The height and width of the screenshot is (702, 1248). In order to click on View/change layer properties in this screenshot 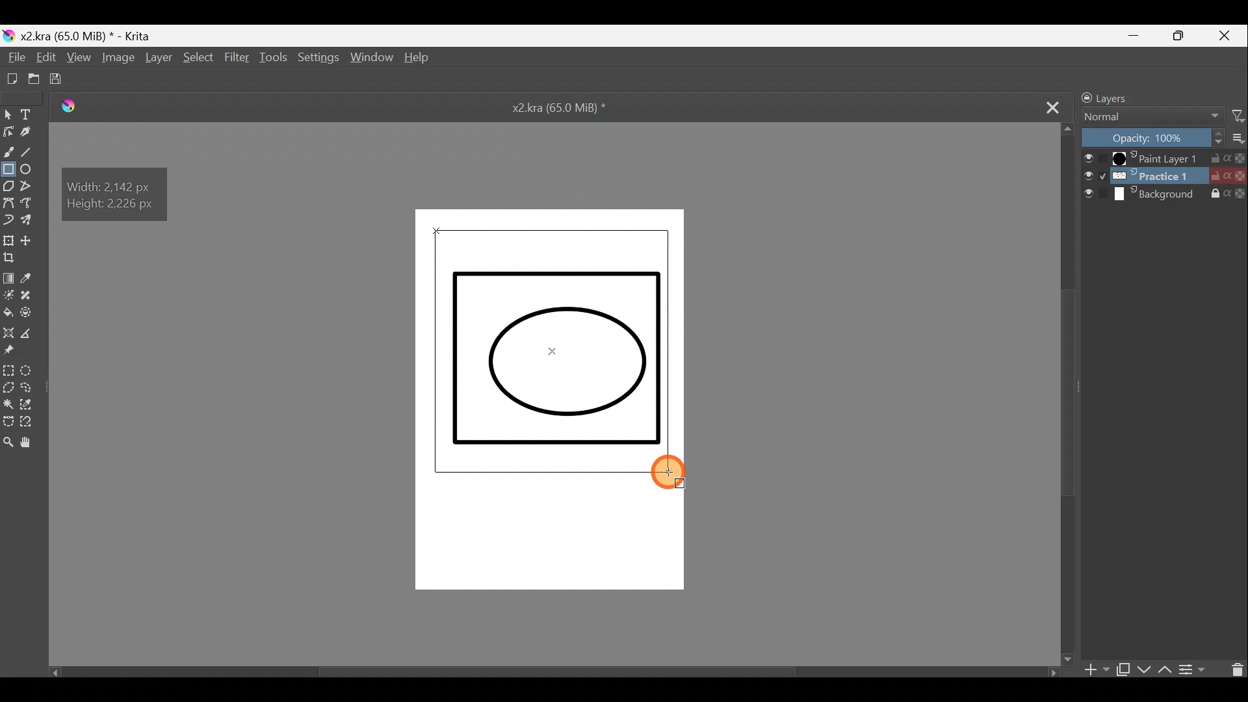, I will do `click(1195, 669)`.